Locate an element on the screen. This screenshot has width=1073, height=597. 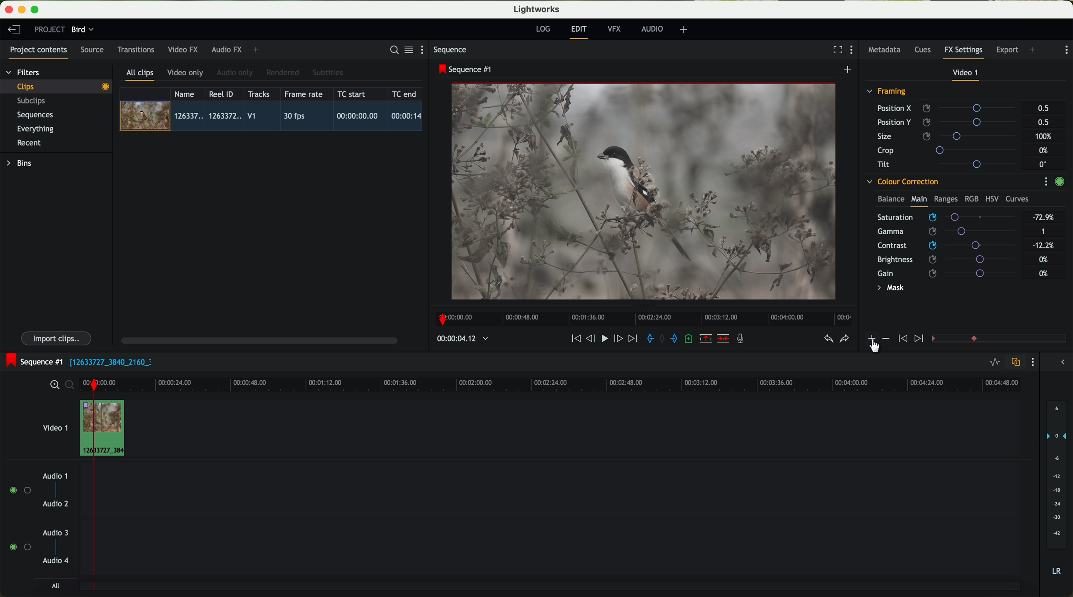
HSV is located at coordinates (991, 198).